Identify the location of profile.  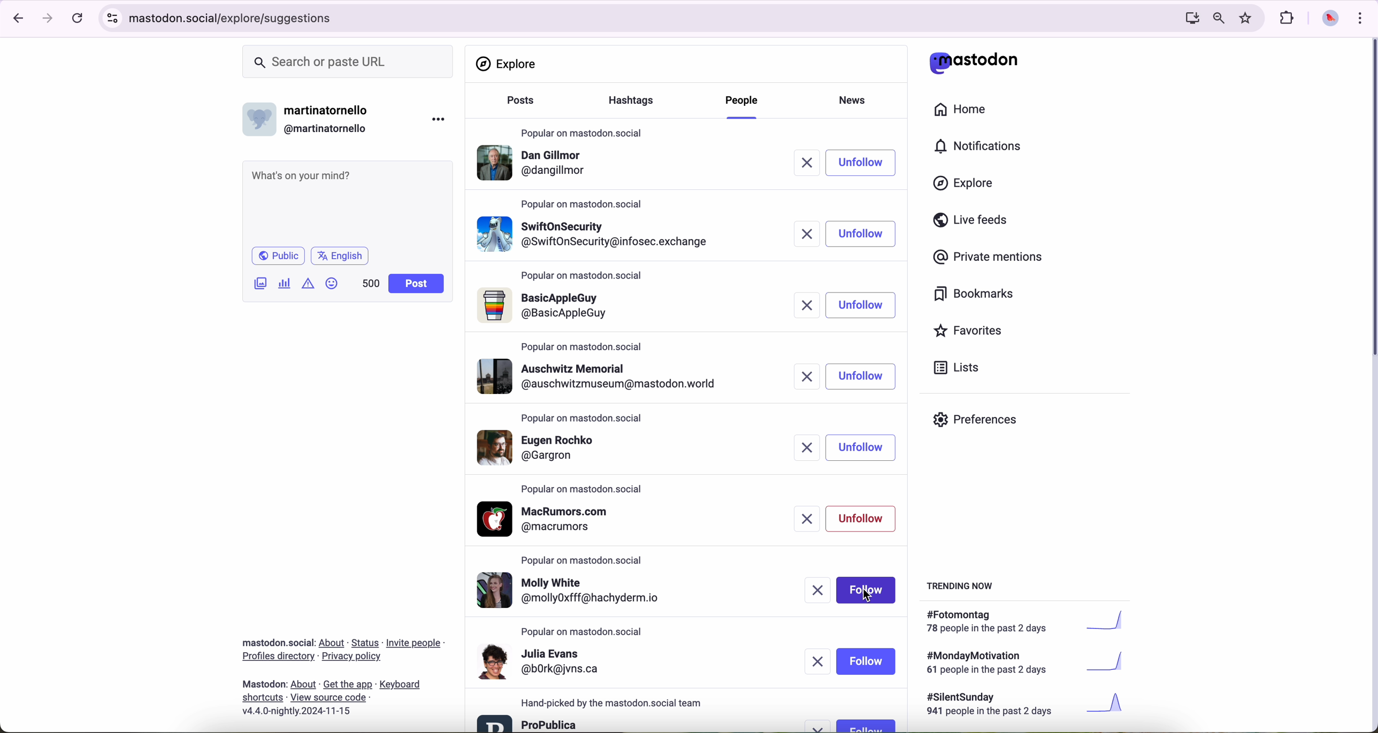
(549, 446).